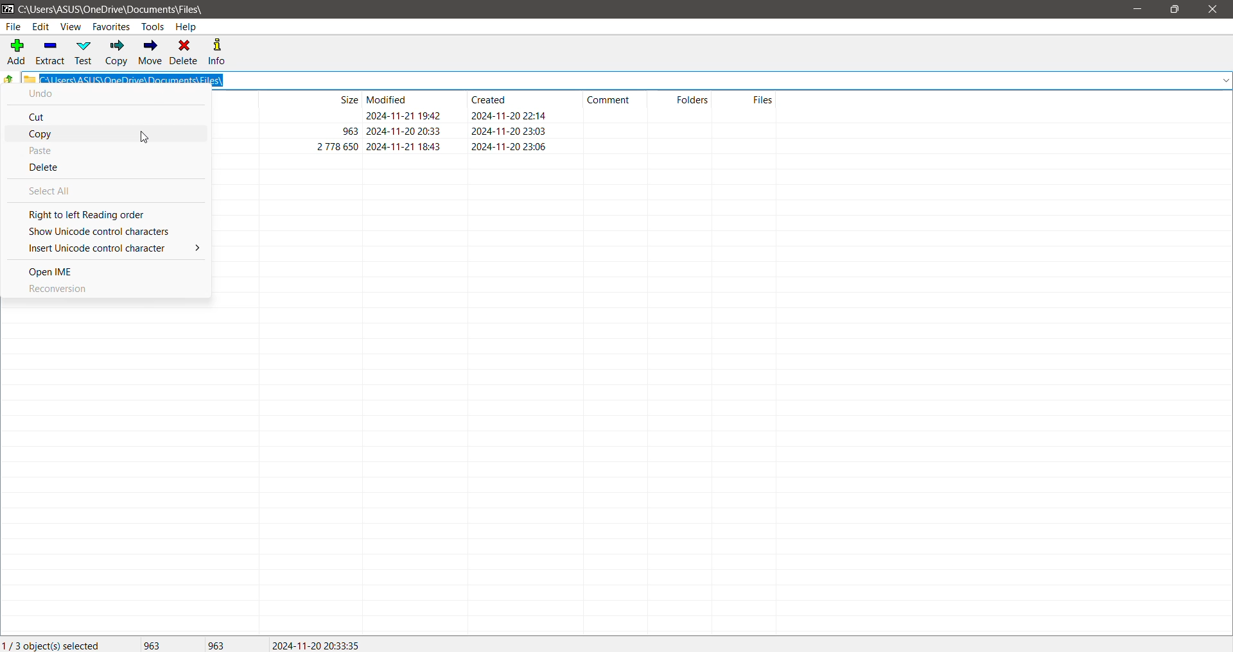 The height and width of the screenshot is (652, 1233). What do you see at coordinates (321, 644) in the screenshot?
I see `Modified Date of the last selected file` at bounding box center [321, 644].